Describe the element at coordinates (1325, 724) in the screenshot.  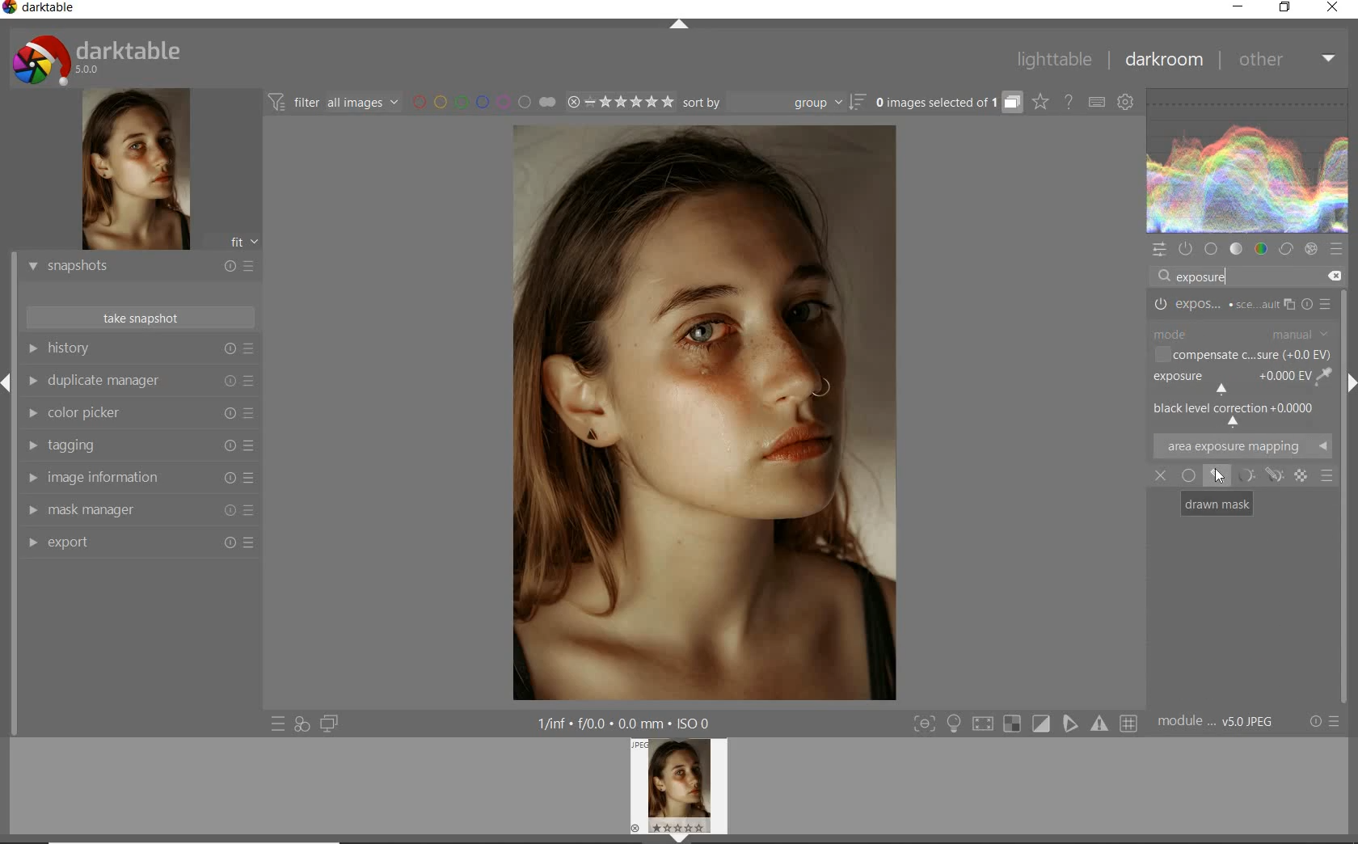
I see `reset or presets & preferences` at that location.